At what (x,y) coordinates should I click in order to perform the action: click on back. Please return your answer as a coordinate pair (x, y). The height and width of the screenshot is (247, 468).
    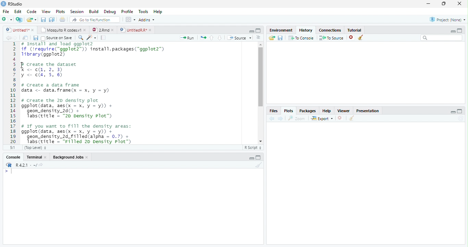
    Looking at the image, I should click on (7, 38).